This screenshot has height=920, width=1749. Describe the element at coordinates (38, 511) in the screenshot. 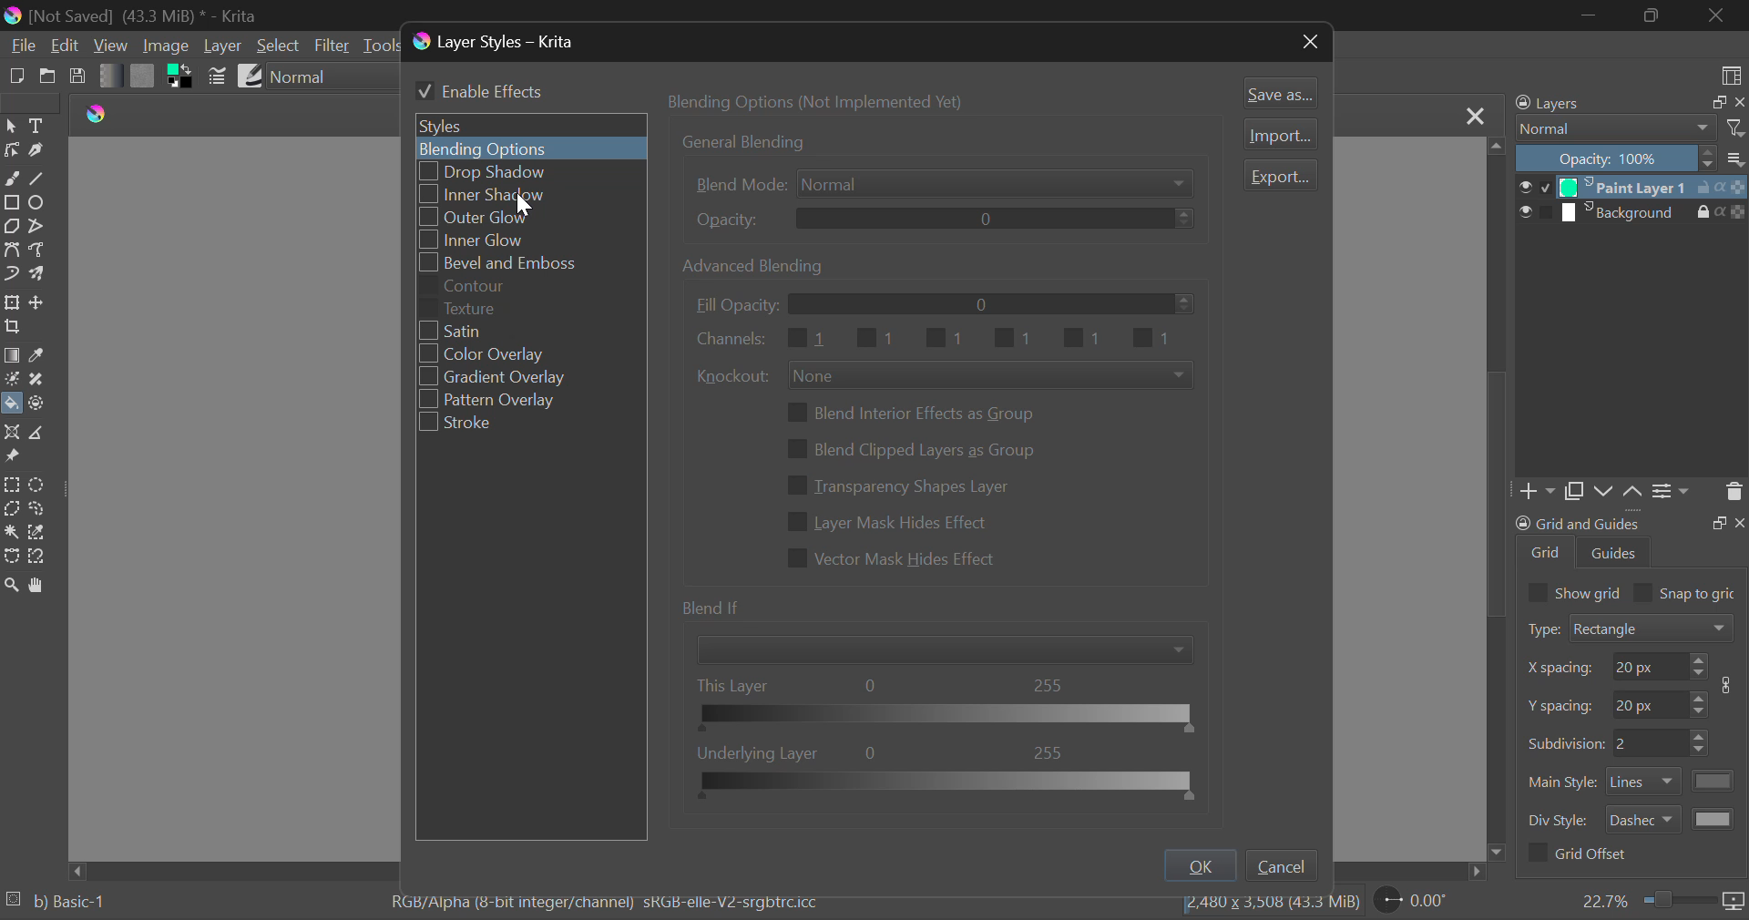

I see `Freehand Selection` at that location.